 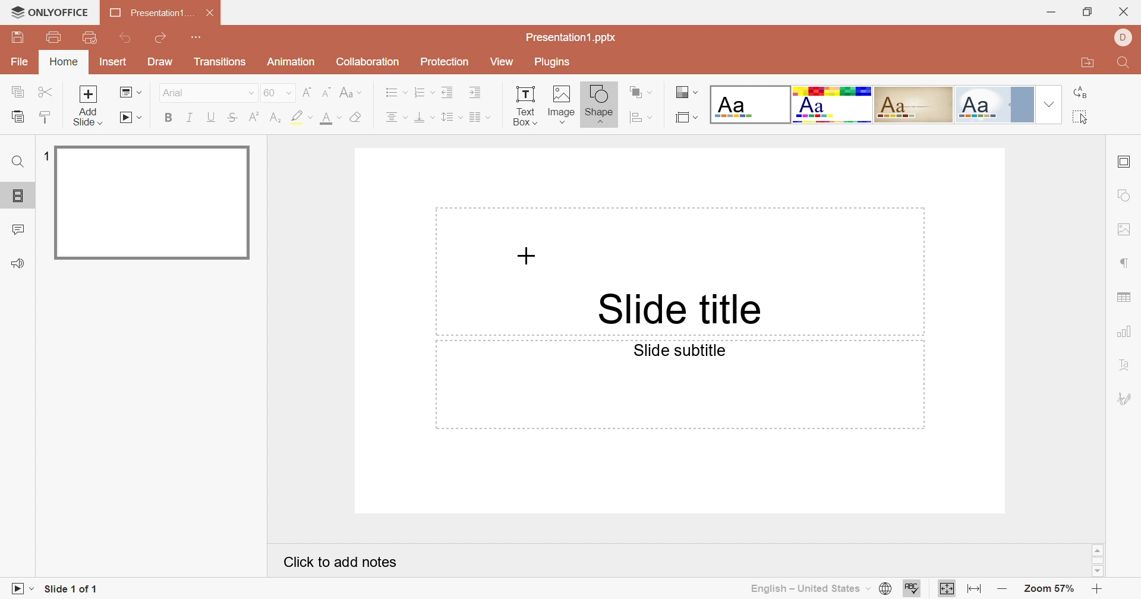 What do you see at coordinates (358, 118) in the screenshot?
I see `Clear style` at bounding box center [358, 118].